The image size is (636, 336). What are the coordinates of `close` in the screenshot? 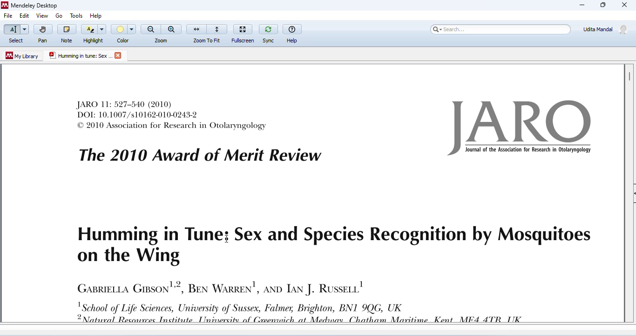 It's located at (119, 55).